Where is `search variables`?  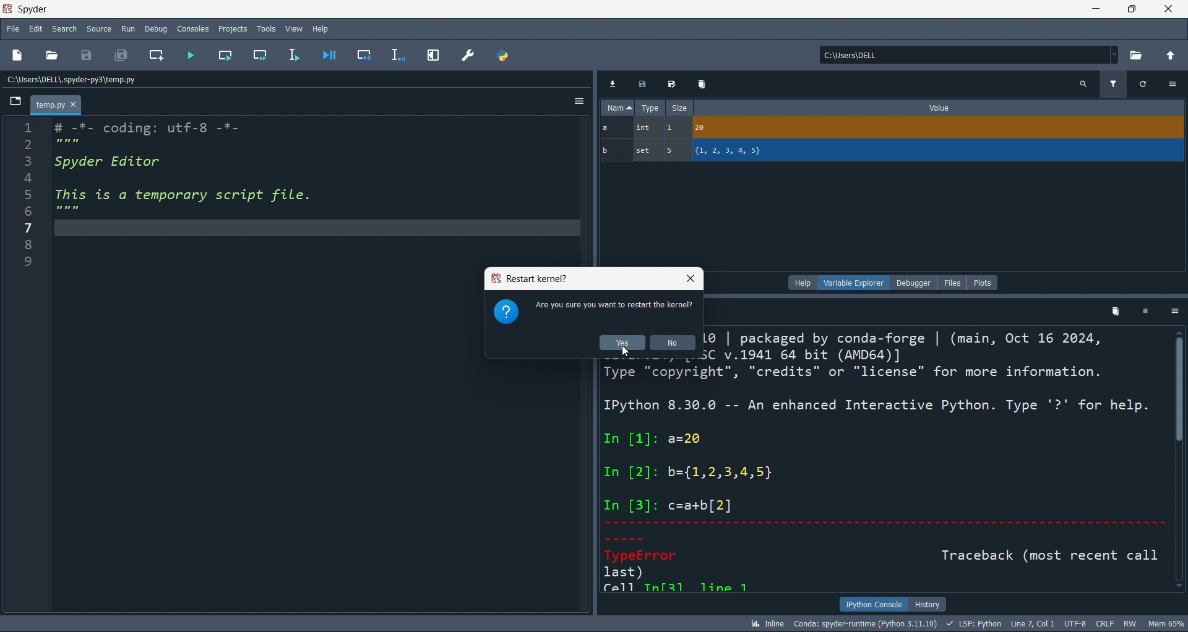 search variables is located at coordinates (1085, 85).